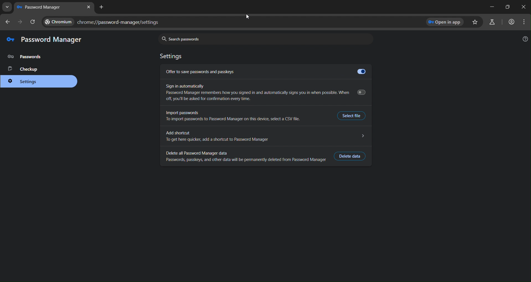 The image size is (531, 282). What do you see at coordinates (233, 117) in the screenshot?
I see `Import passwords
To import passwords to Password Manager on this device, select a CSV file.` at bounding box center [233, 117].